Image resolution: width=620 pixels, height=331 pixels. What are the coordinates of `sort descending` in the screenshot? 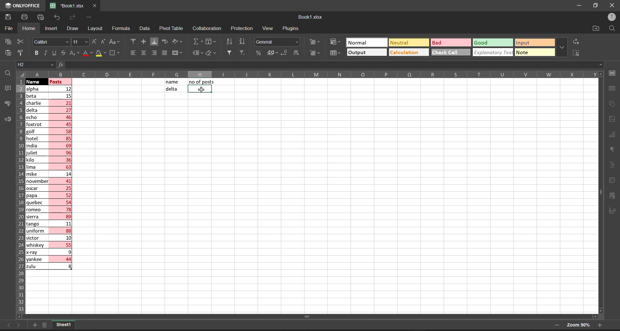 It's located at (243, 42).